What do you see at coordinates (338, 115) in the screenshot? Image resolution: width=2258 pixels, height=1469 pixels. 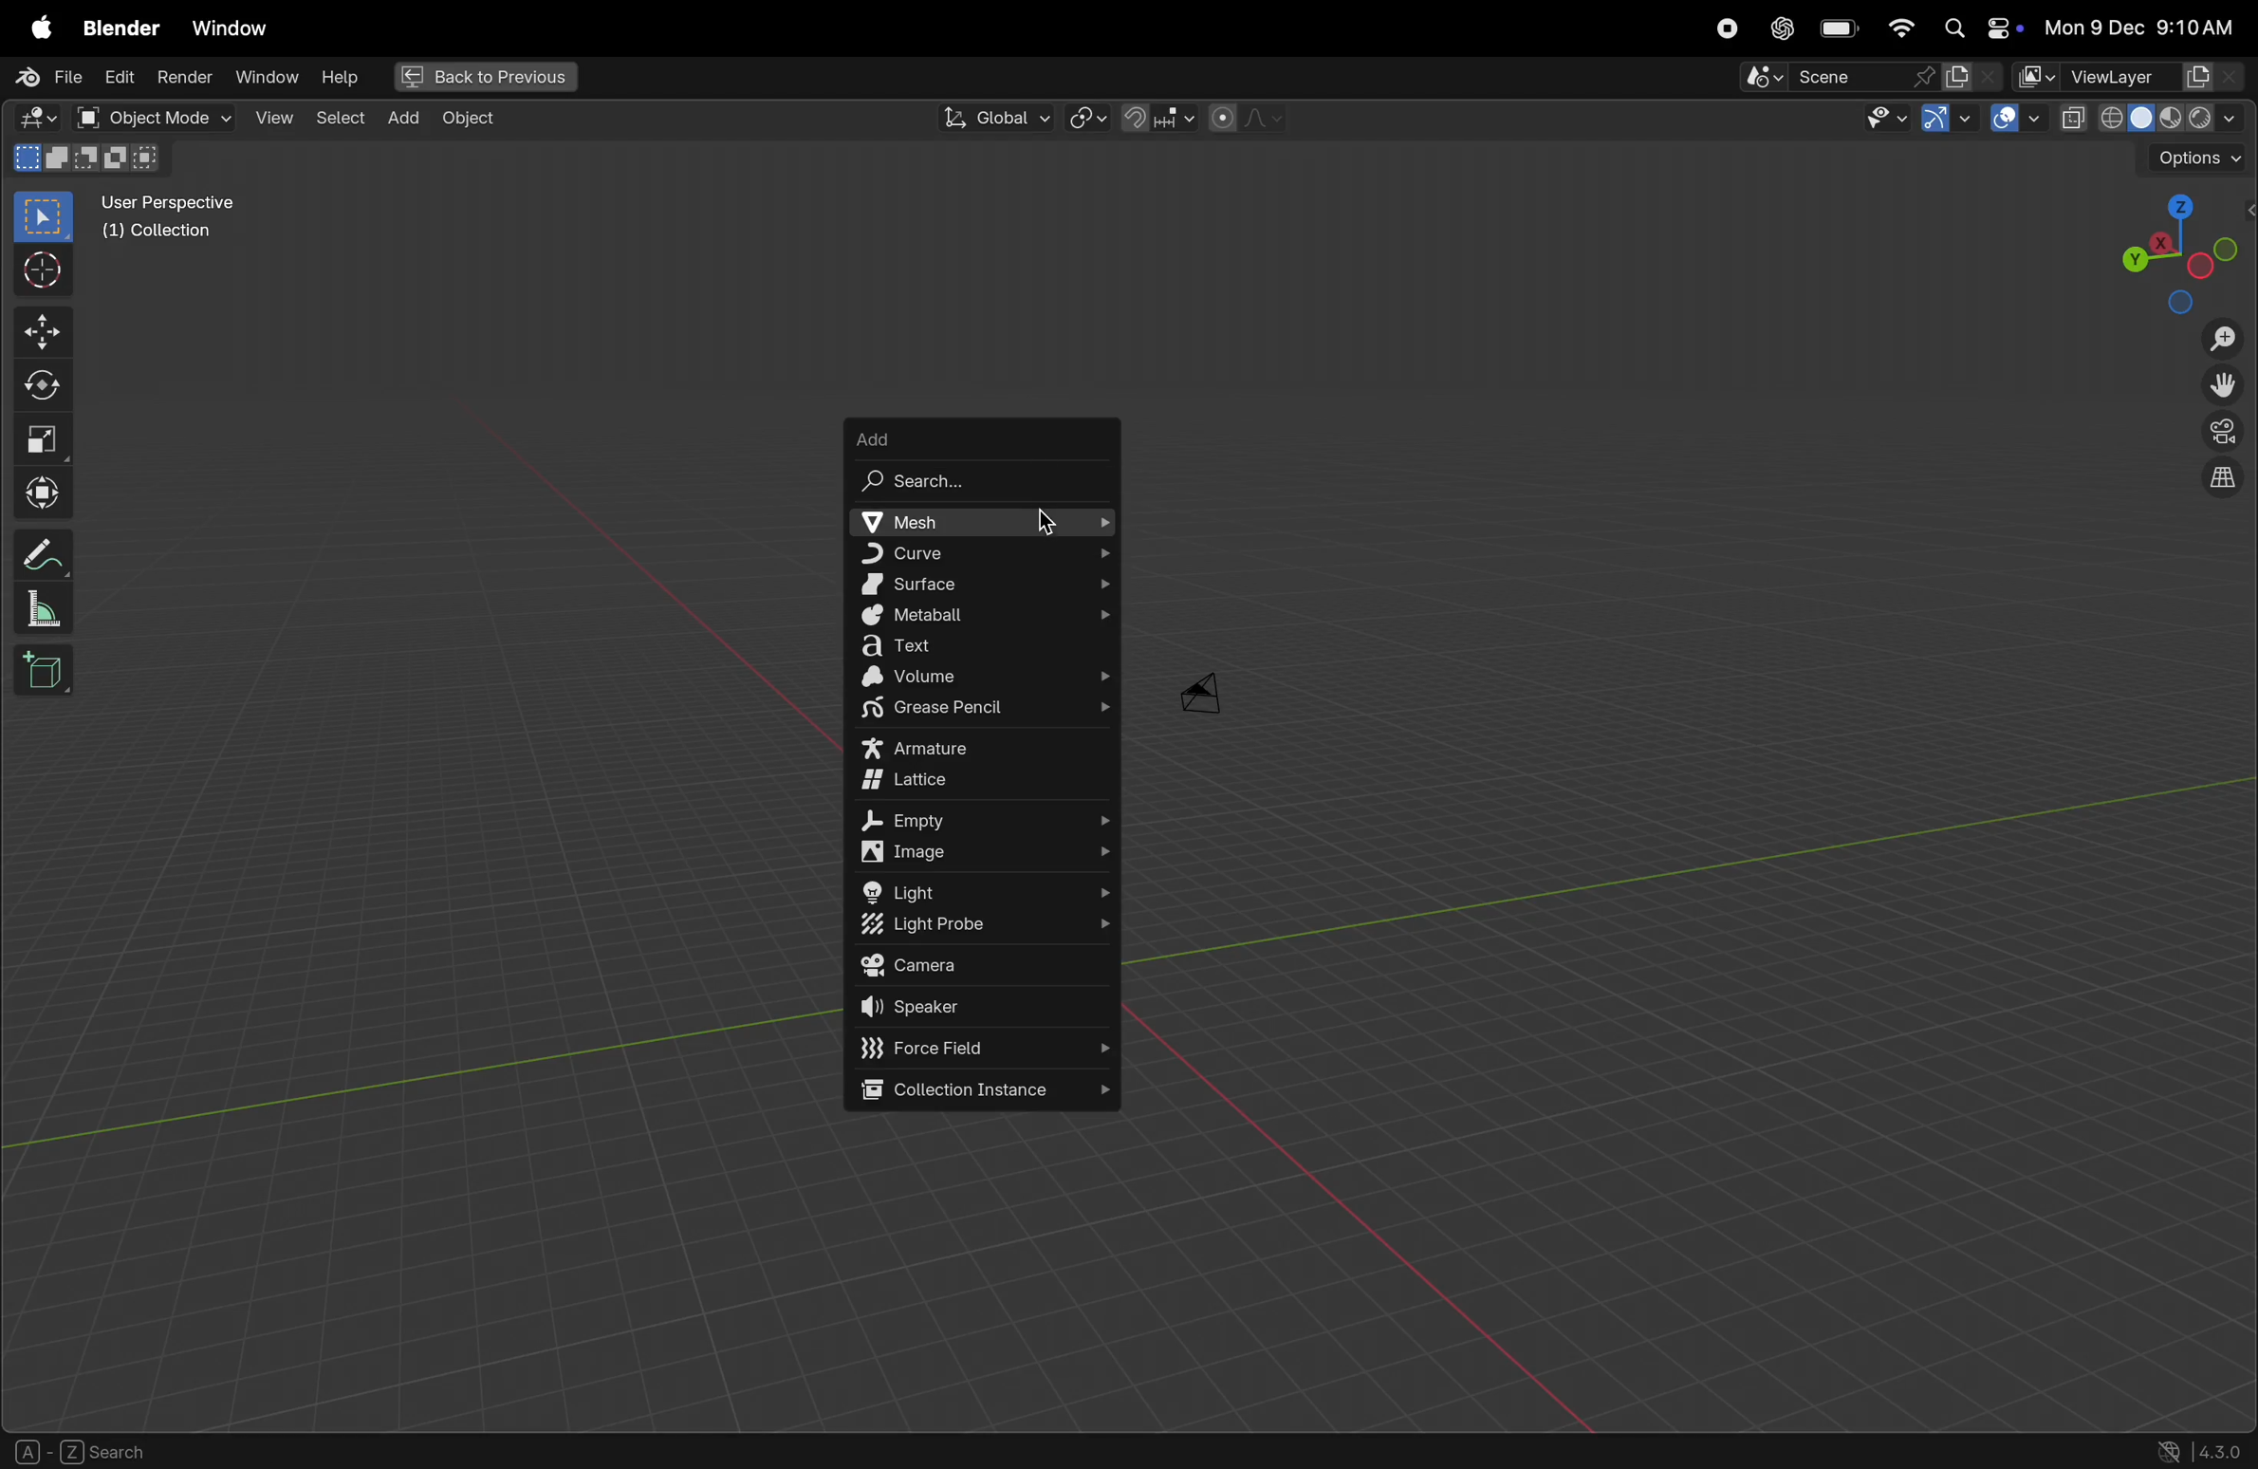 I see `select` at bounding box center [338, 115].